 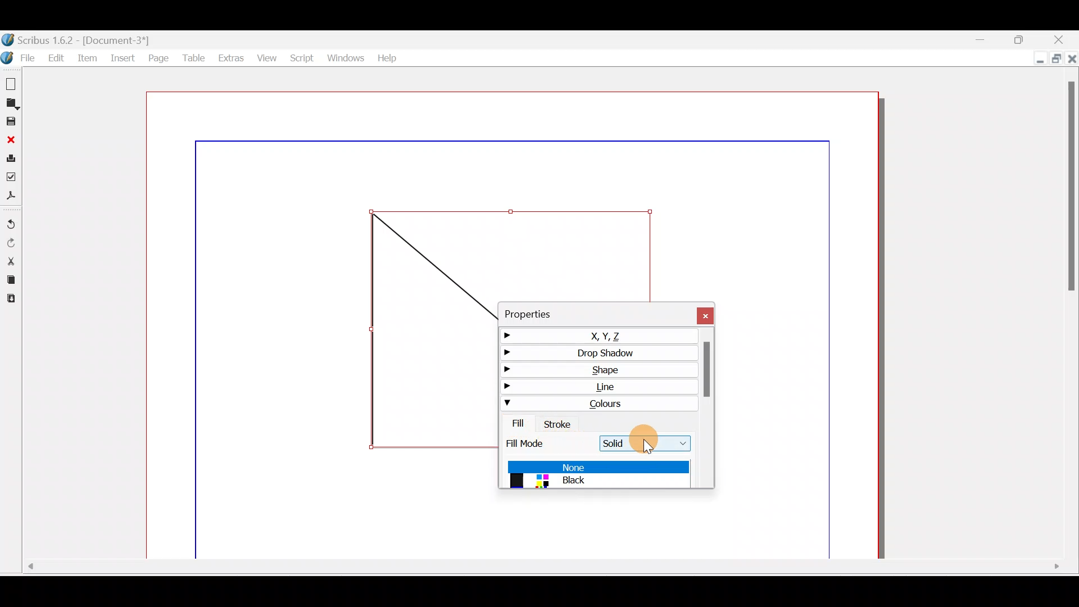 What do you see at coordinates (192, 57) in the screenshot?
I see `Table` at bounding box center [192, 57].